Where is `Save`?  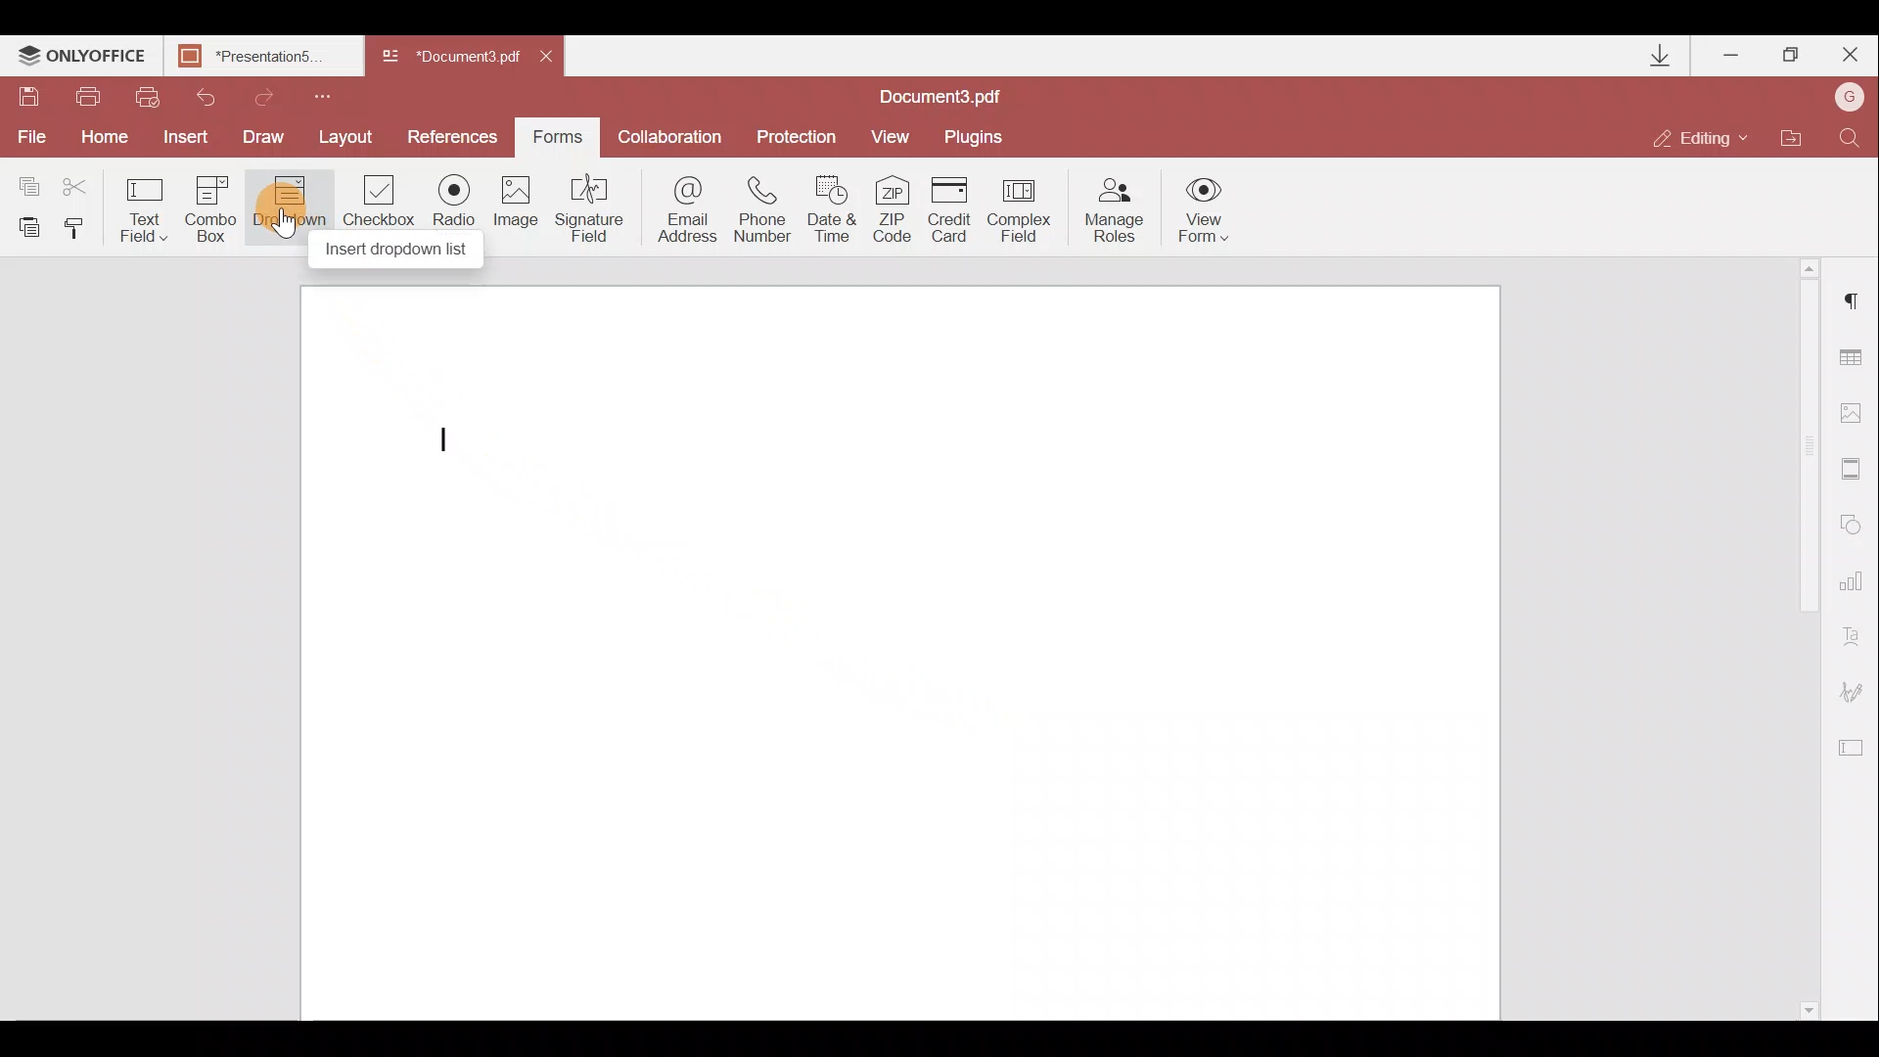
Save is located at coordinates (28, 97).